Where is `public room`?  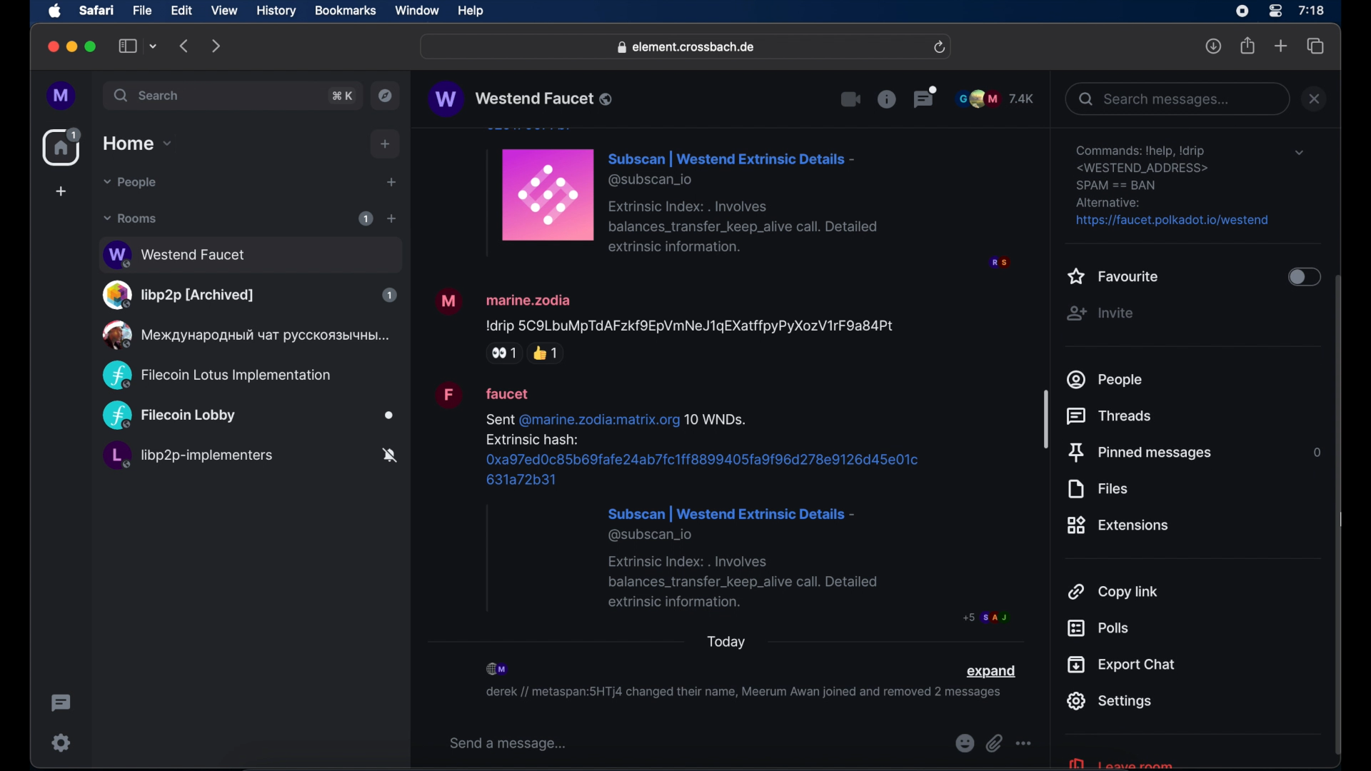
public room is located at coordinates (249, 253).